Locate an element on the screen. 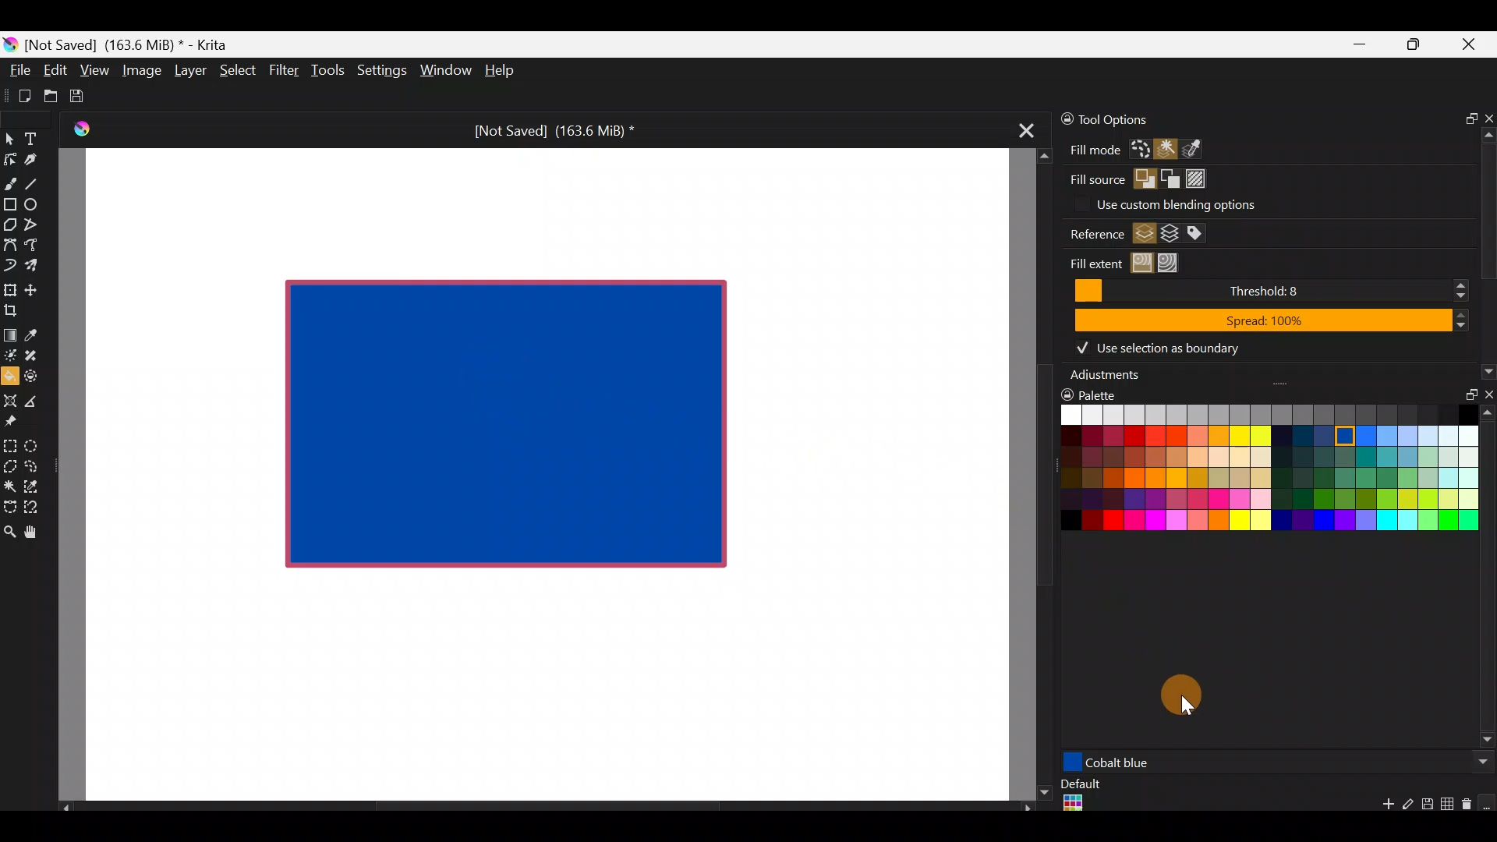 This screenshot has height=842, width=1497. Sample a colour from the image/current layer is located at coordinates (34, 332).